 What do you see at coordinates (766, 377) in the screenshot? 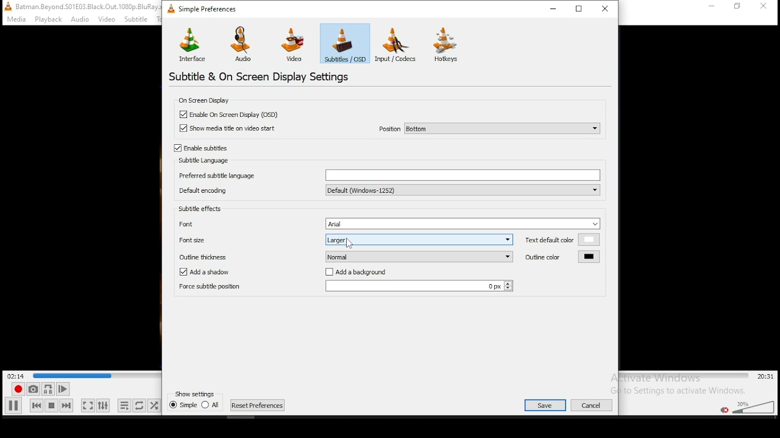
I see `remaining/total time` at bounding box center [766, 377].